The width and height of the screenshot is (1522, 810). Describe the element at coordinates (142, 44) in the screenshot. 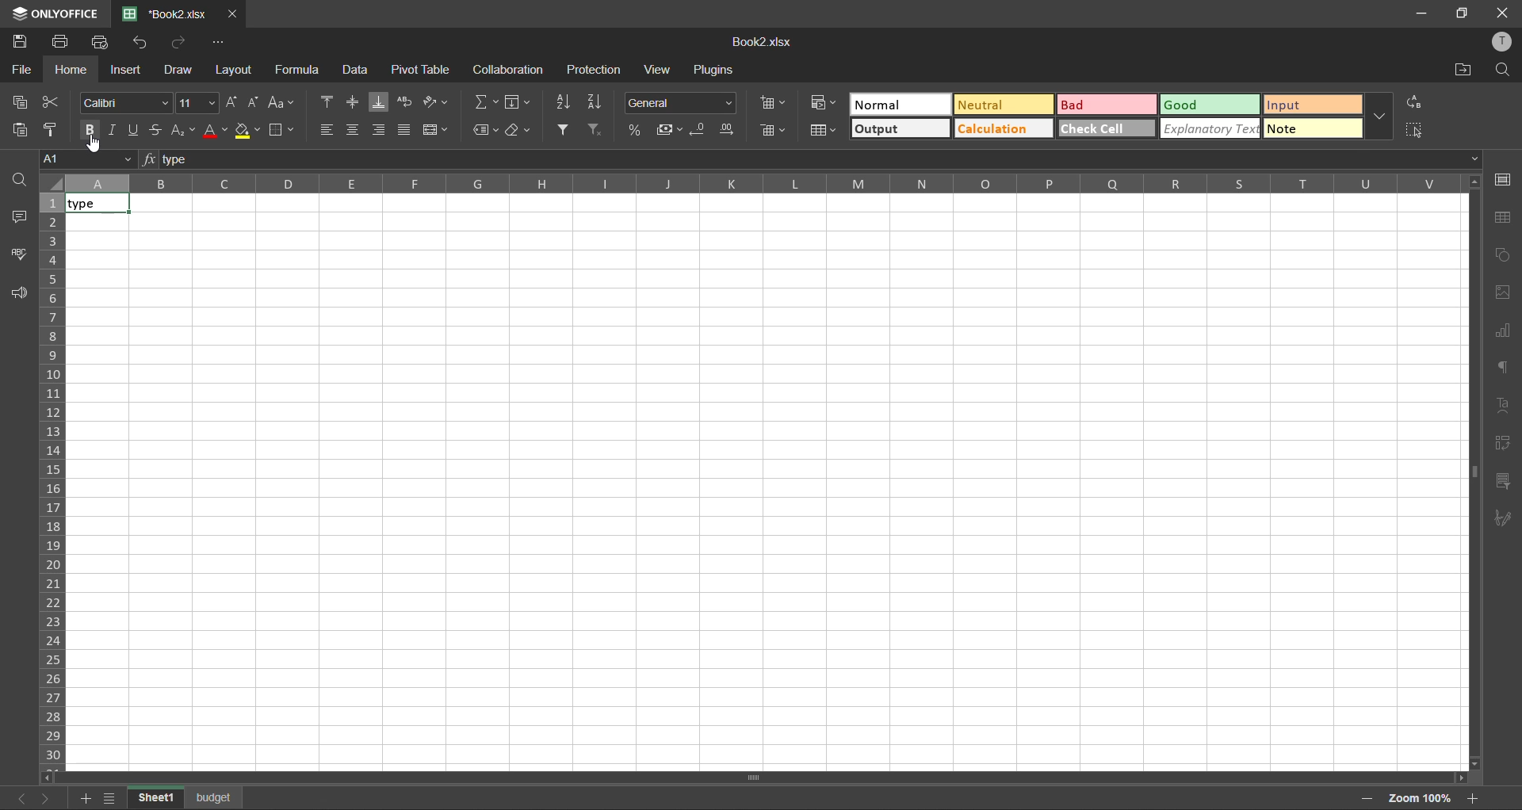

I see `undo` at that location.